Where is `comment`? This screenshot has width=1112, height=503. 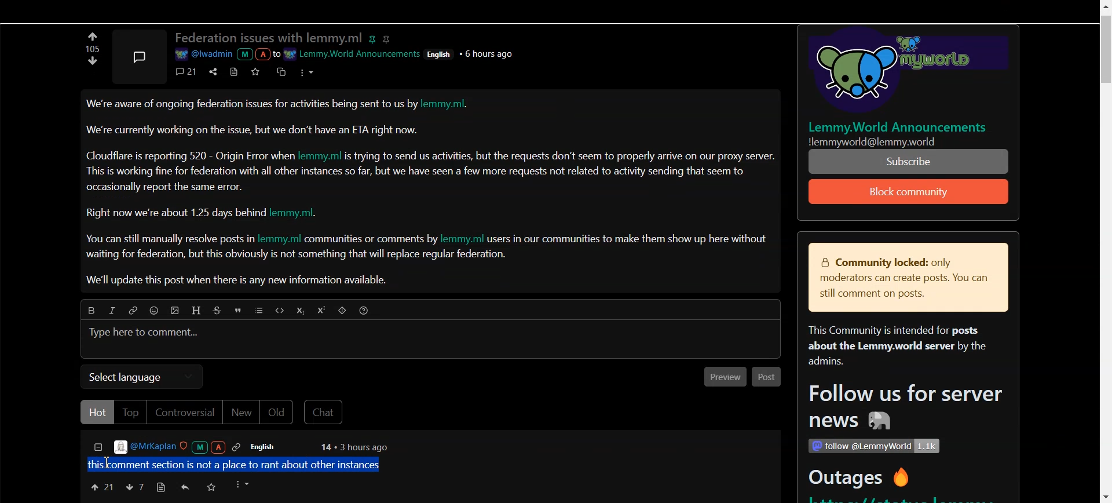 comment is located at coordinates (187, 71).